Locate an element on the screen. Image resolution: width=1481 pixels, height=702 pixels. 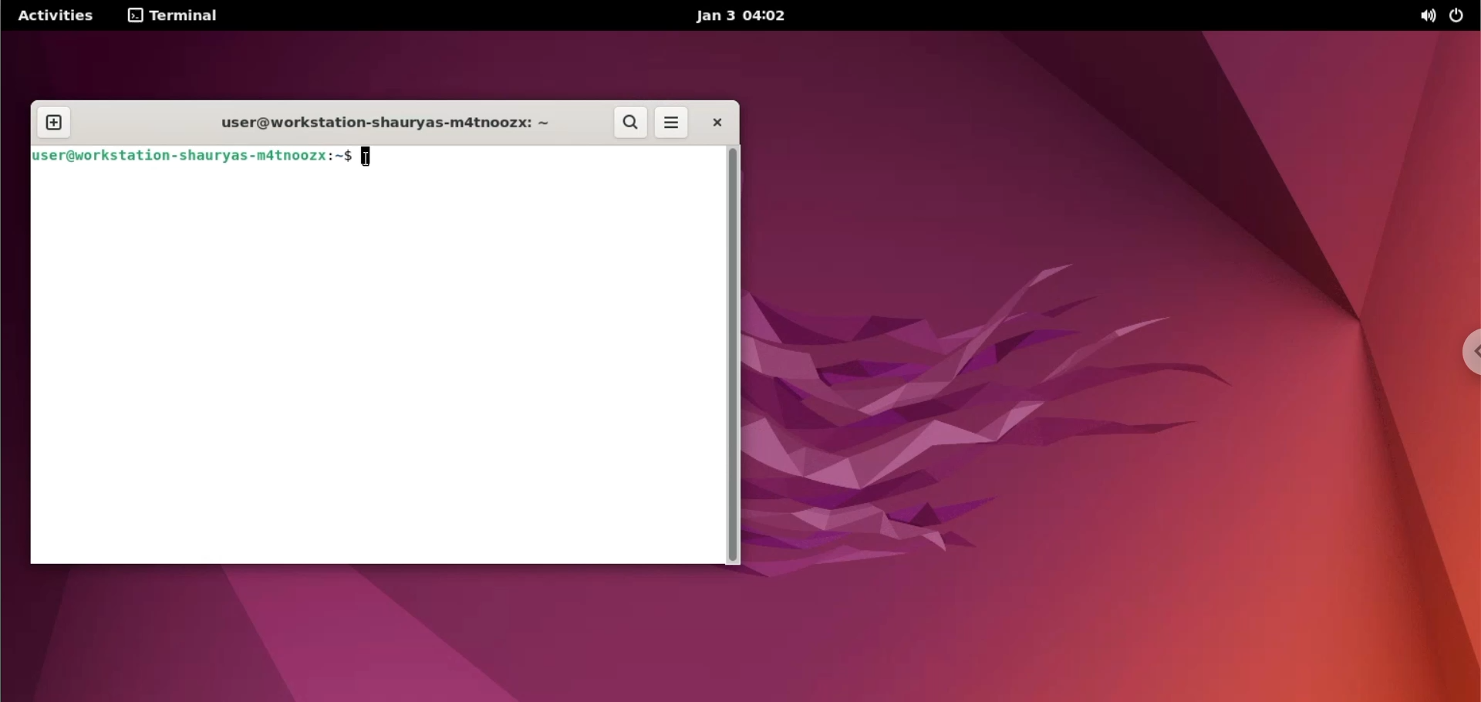
user@workstation-shauryas-m4tnoozx: ~ is located at coordinates (384, 122).